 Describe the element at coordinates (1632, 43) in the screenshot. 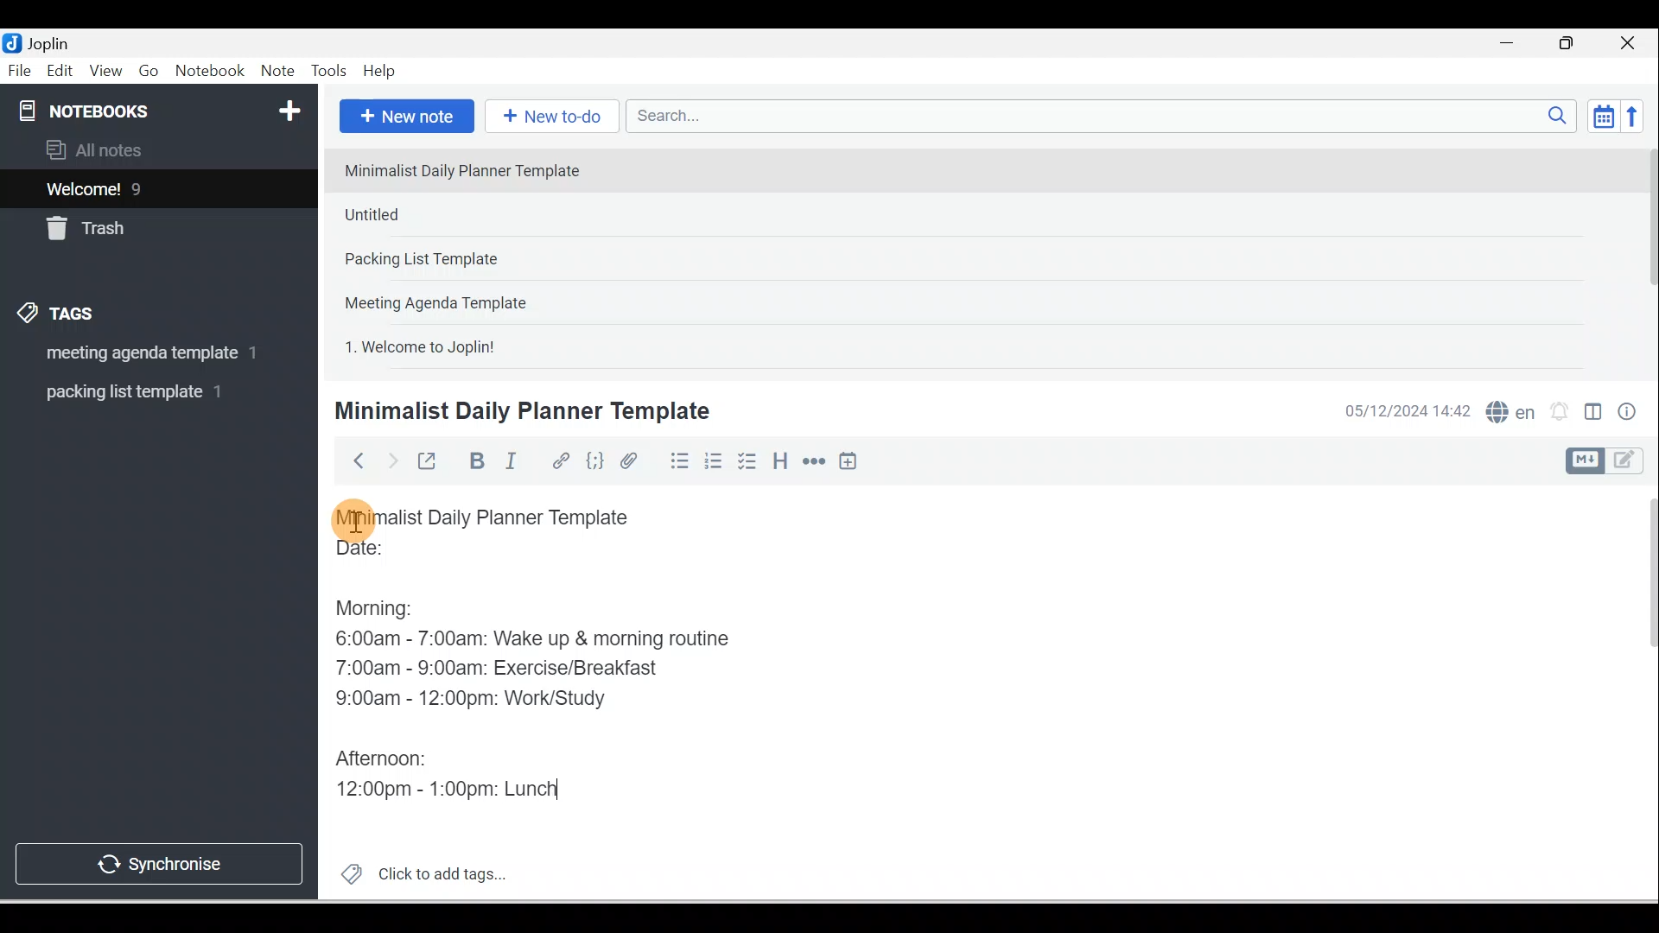

I see `Close` at that location.